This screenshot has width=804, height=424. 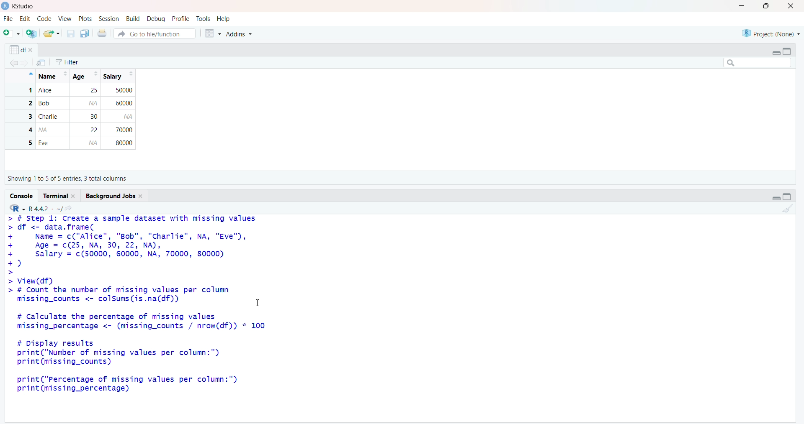 What do you see at coordinates (70, 34) in the screenshot?
I see `Save current document (Ctrl + S)` at bounding box center [70, 34].